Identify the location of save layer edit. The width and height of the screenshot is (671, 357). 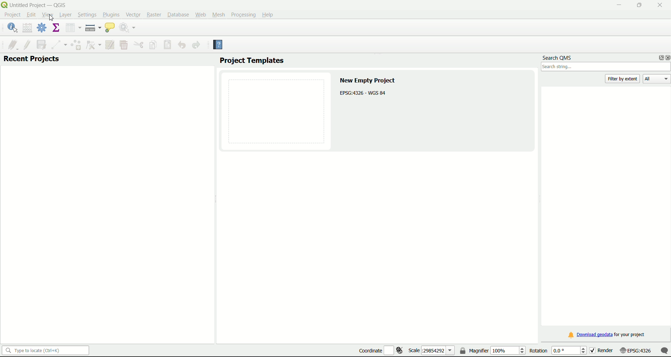
(41, 44).